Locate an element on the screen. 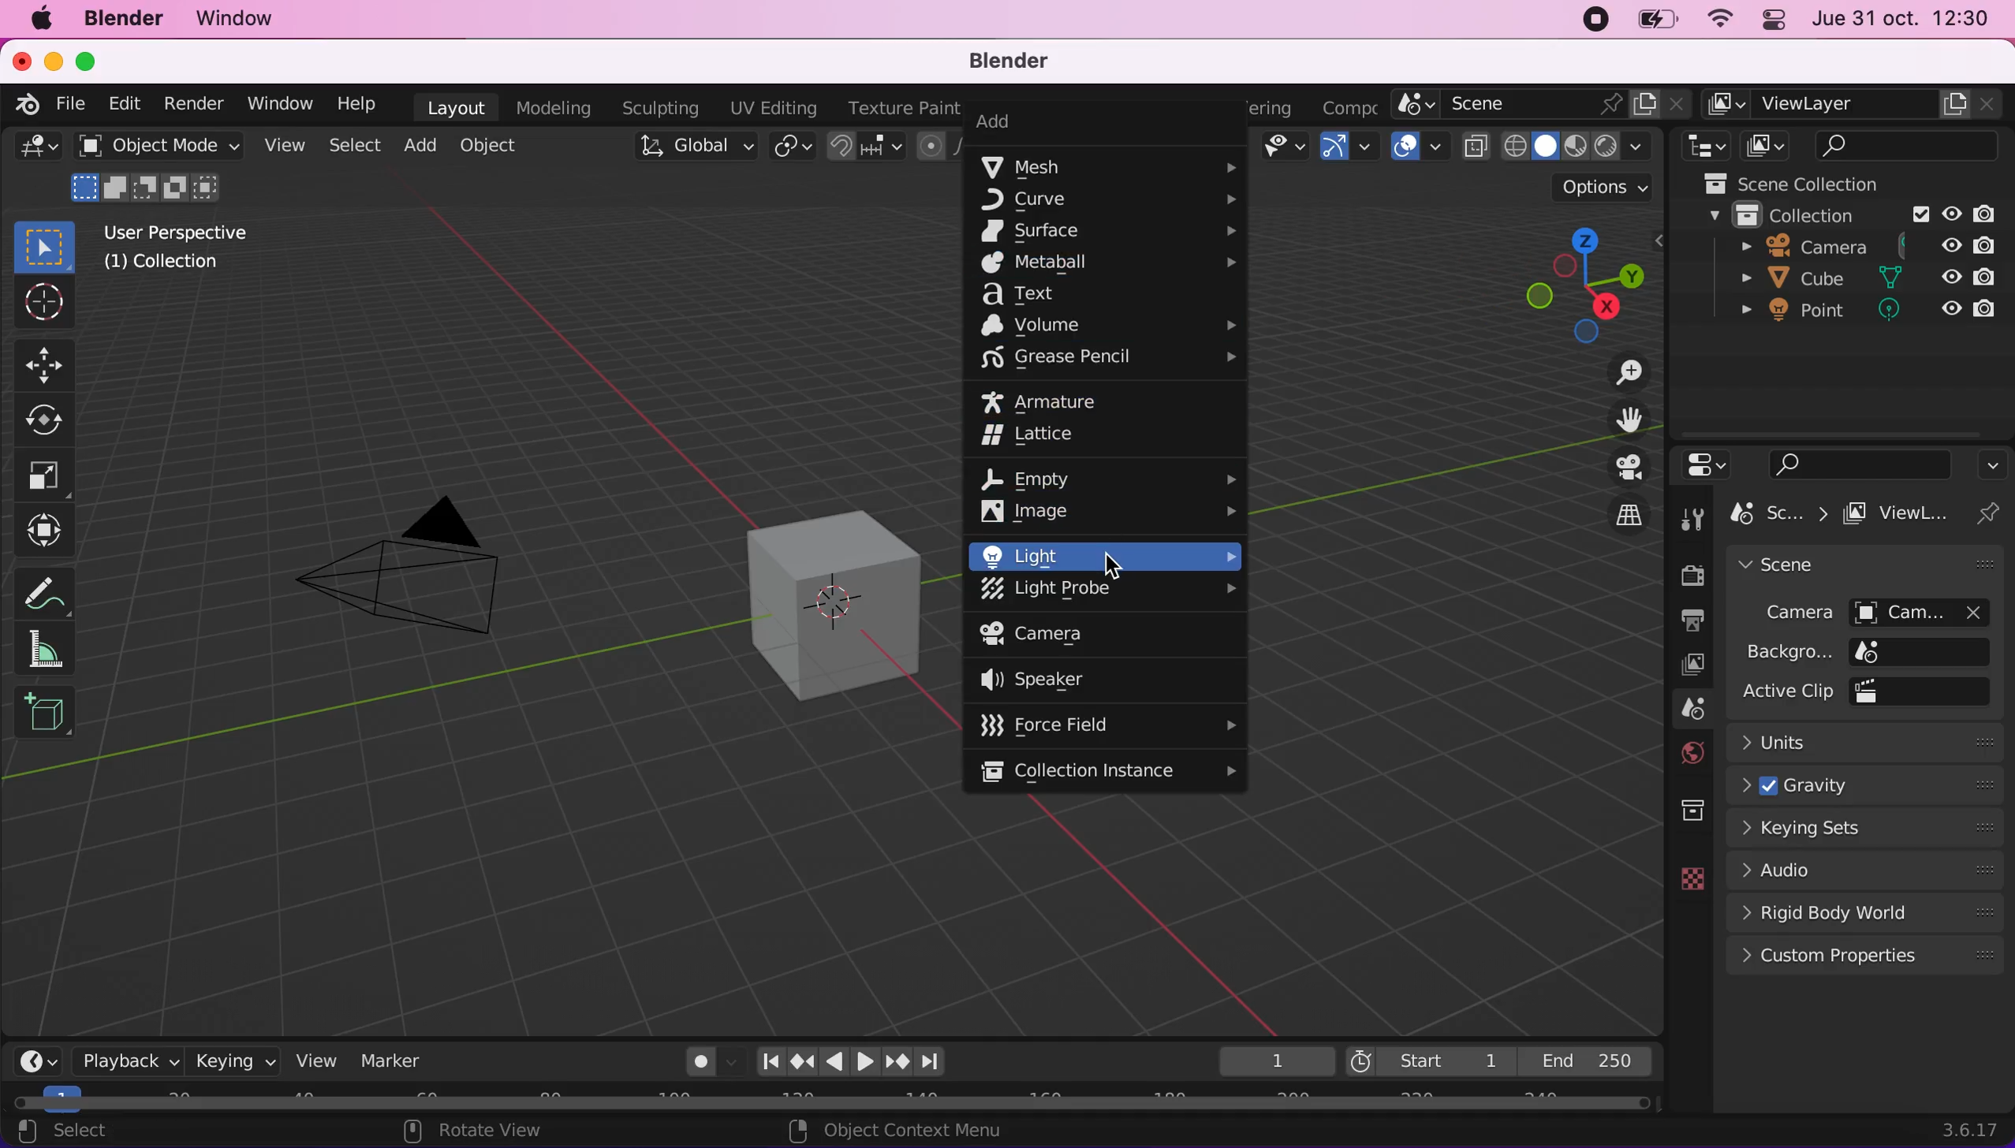 This screenshot has height=1148, width=2015. options is located at coordinates (1990, 464).